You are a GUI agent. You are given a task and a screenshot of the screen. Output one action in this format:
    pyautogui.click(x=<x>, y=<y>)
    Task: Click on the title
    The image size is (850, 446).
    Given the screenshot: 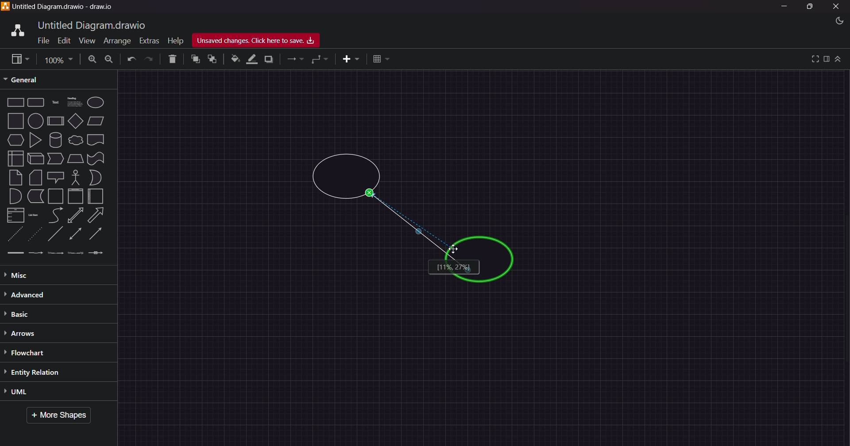 What is the action you would take?
    pyautogui.click(x=93, y=24)
    